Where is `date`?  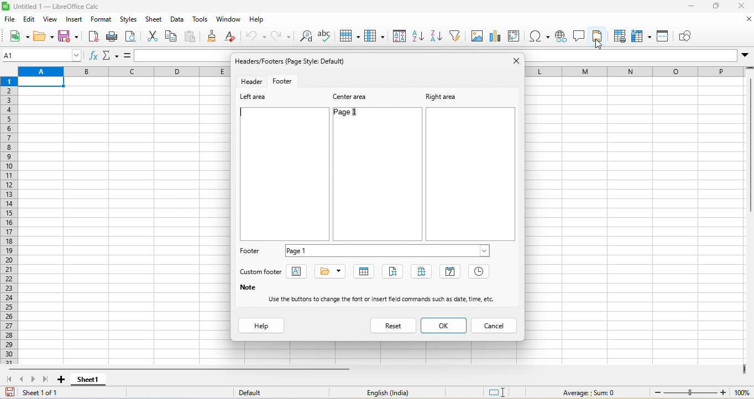 date is located at coordinates (451, 271).